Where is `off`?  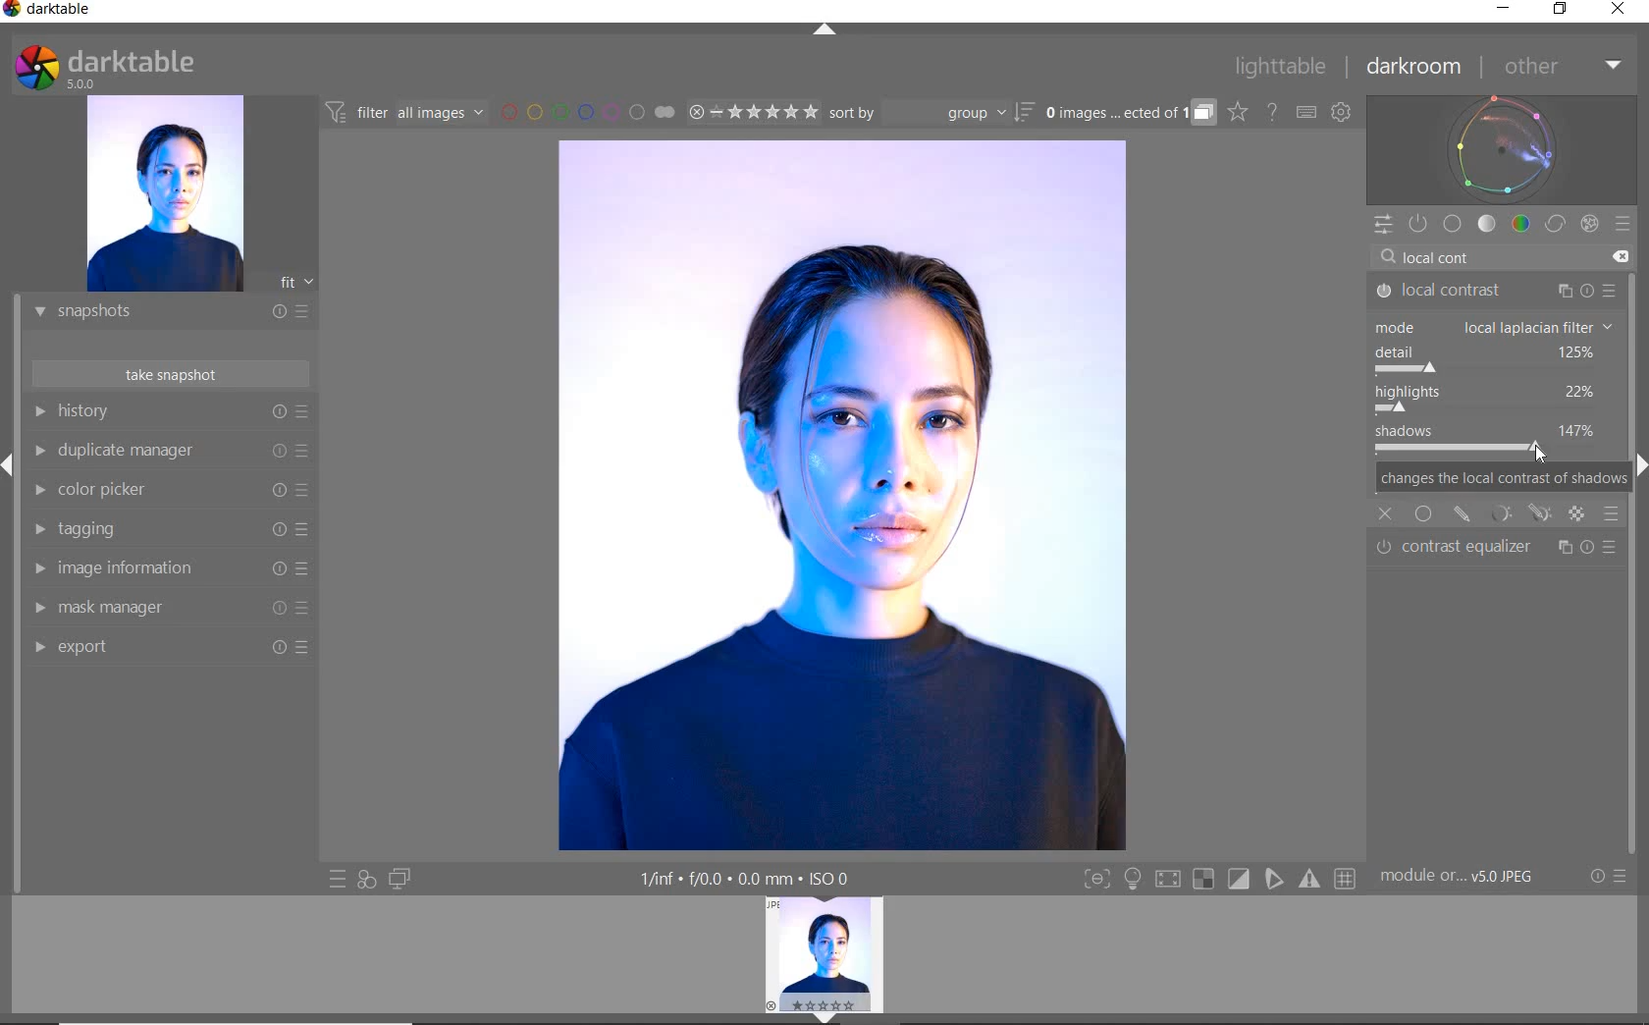
off is located at coordinates (1386, 512).